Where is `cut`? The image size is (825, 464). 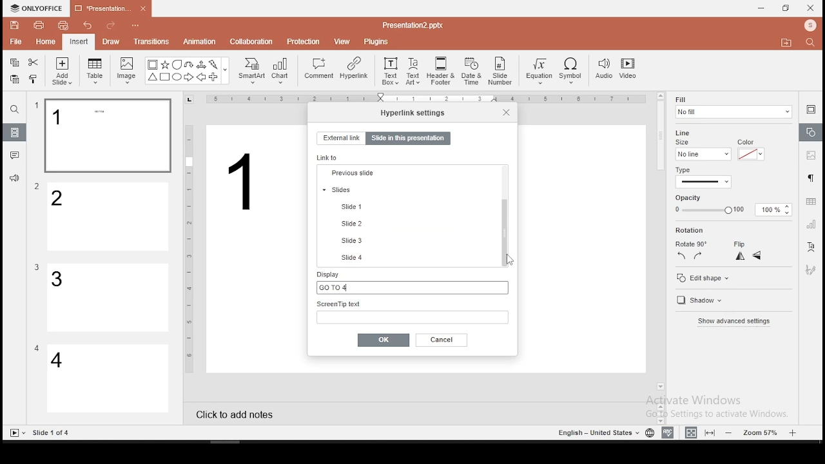
cut is located at coordinates (34, 62).